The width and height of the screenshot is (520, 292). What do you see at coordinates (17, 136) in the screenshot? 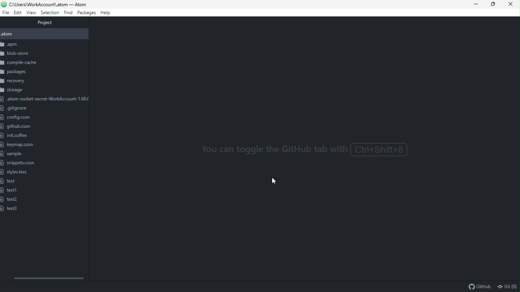
I see `init.coffee` at bounding box center [17, 136].